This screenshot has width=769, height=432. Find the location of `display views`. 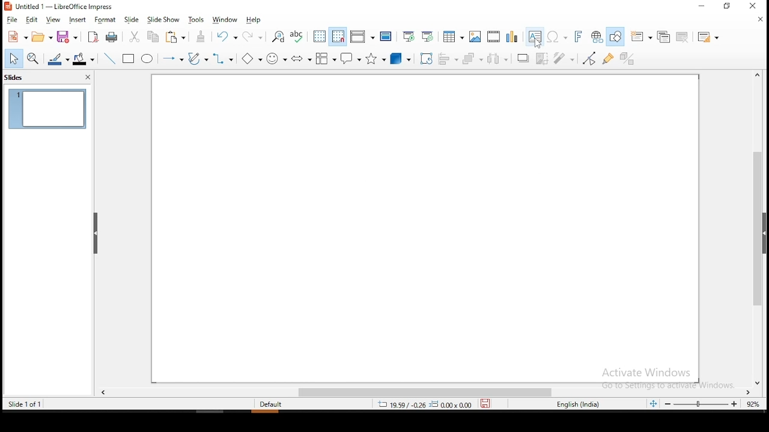

display views is located at coordinates (361, 35).